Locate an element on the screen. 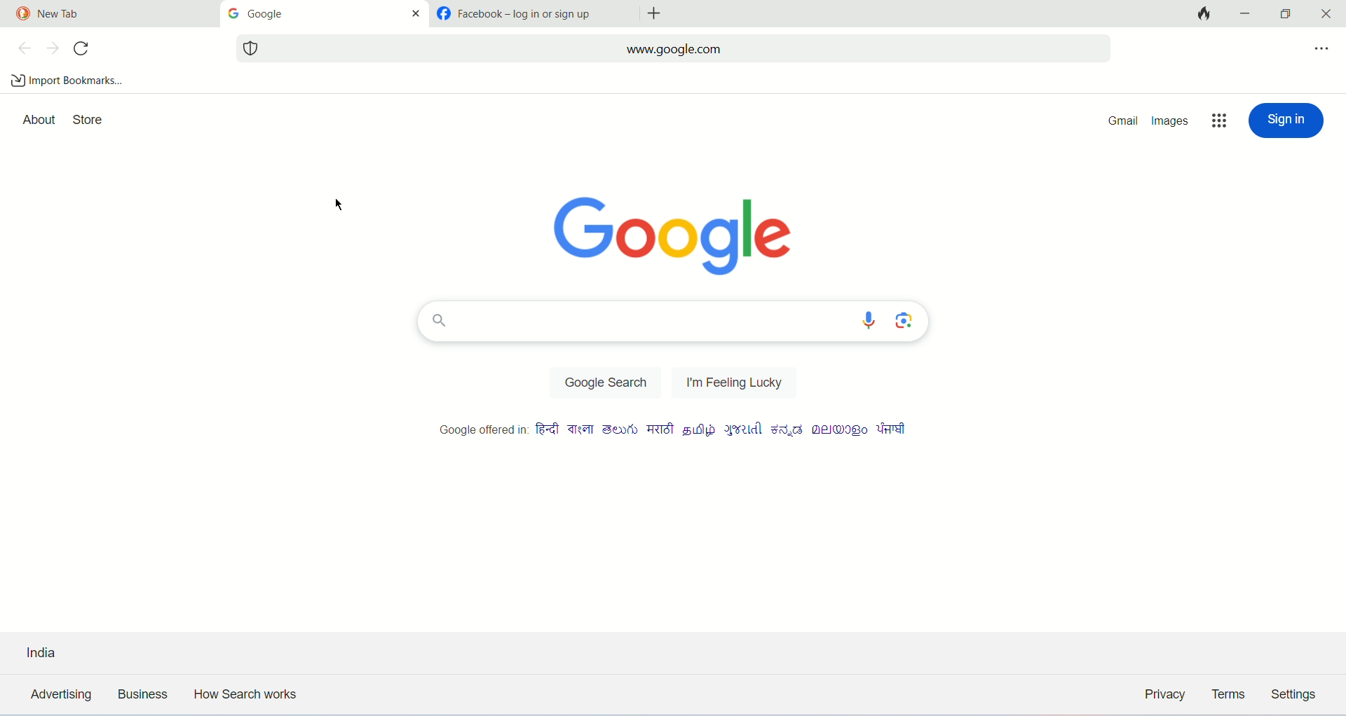 This screenshot has width=1346, height=716. how search works is located at coordinates (247, 696).